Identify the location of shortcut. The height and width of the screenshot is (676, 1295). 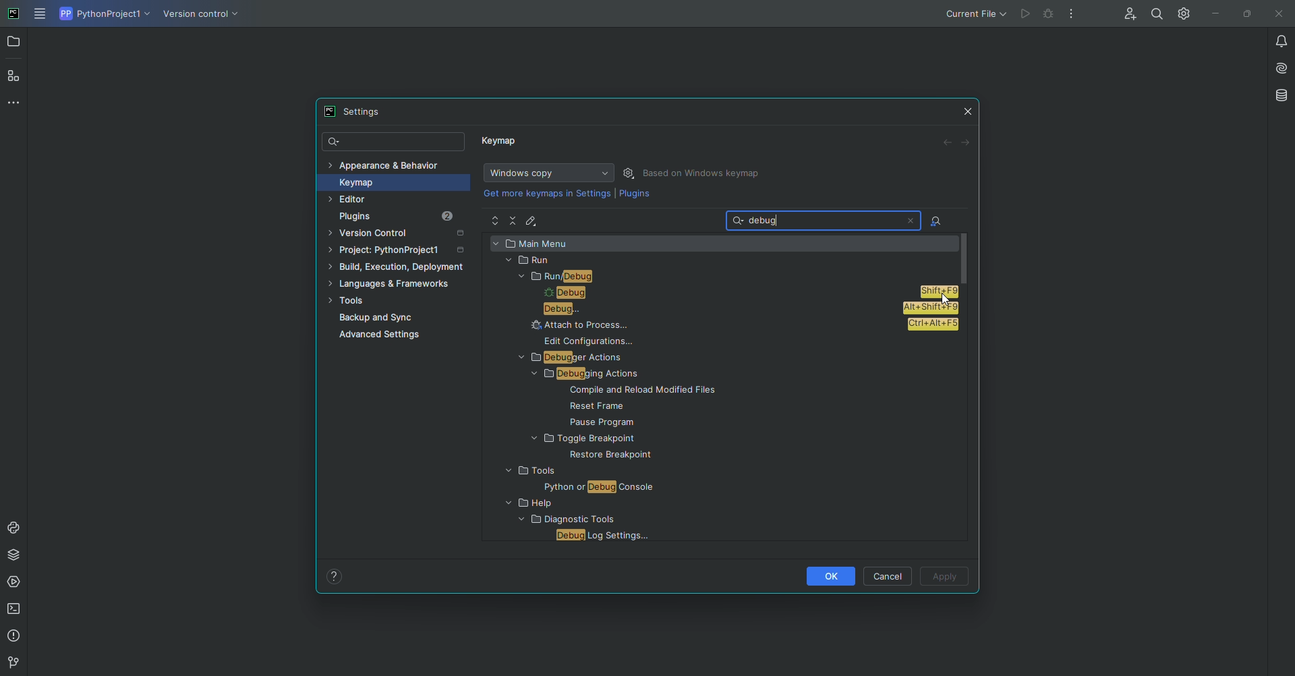
(931, 308).